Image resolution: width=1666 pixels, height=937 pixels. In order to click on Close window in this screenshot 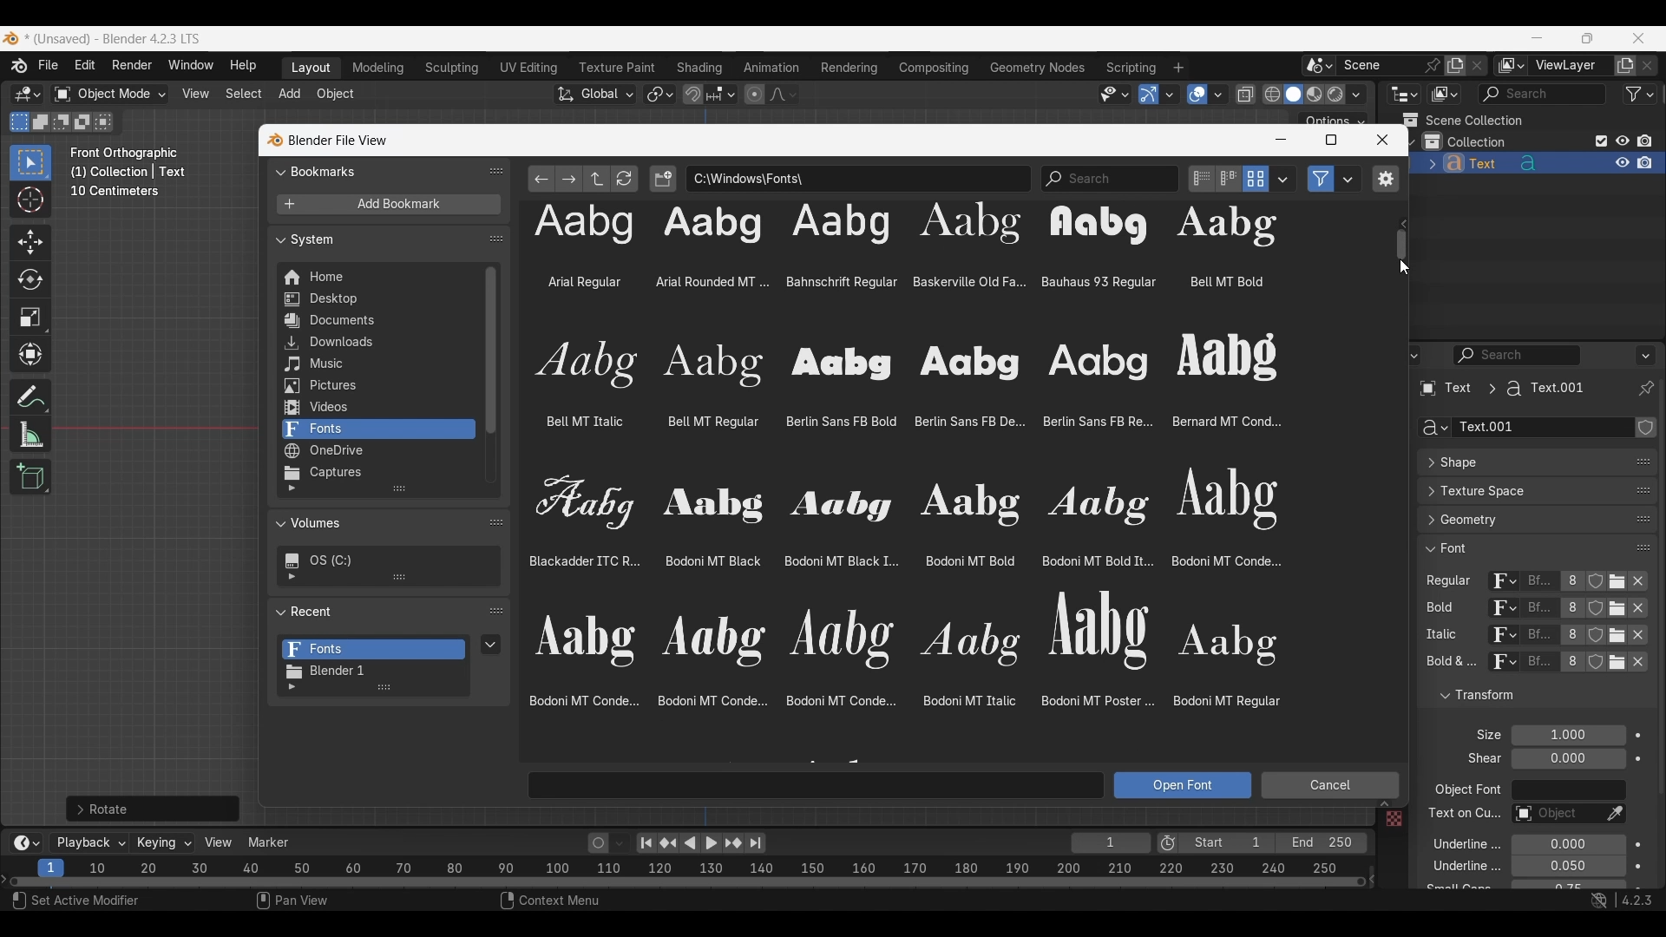, I will do `click(1382, 140)`.